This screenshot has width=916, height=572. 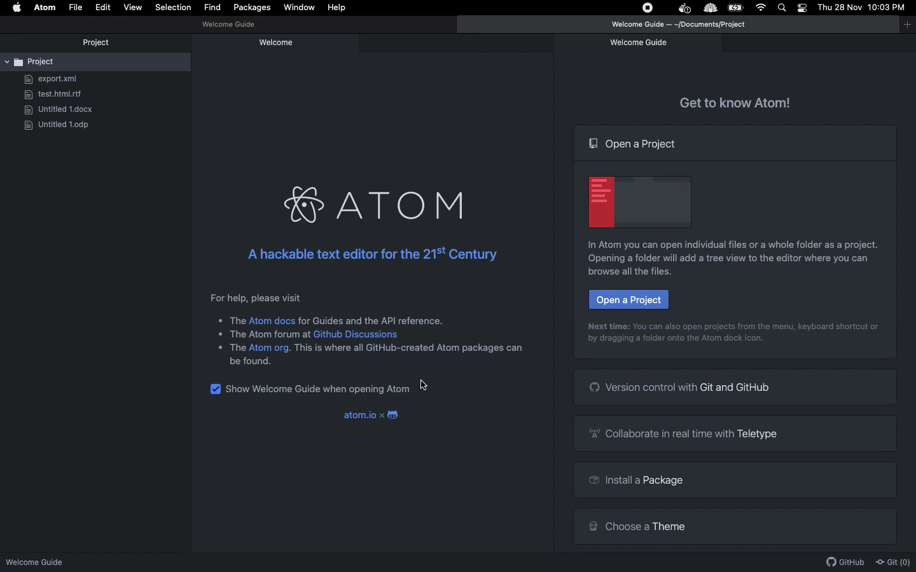 What do you see at coordinates (258, 296) in the screenshot?
I see `Descriptive text` at bounding box center [258, 296].